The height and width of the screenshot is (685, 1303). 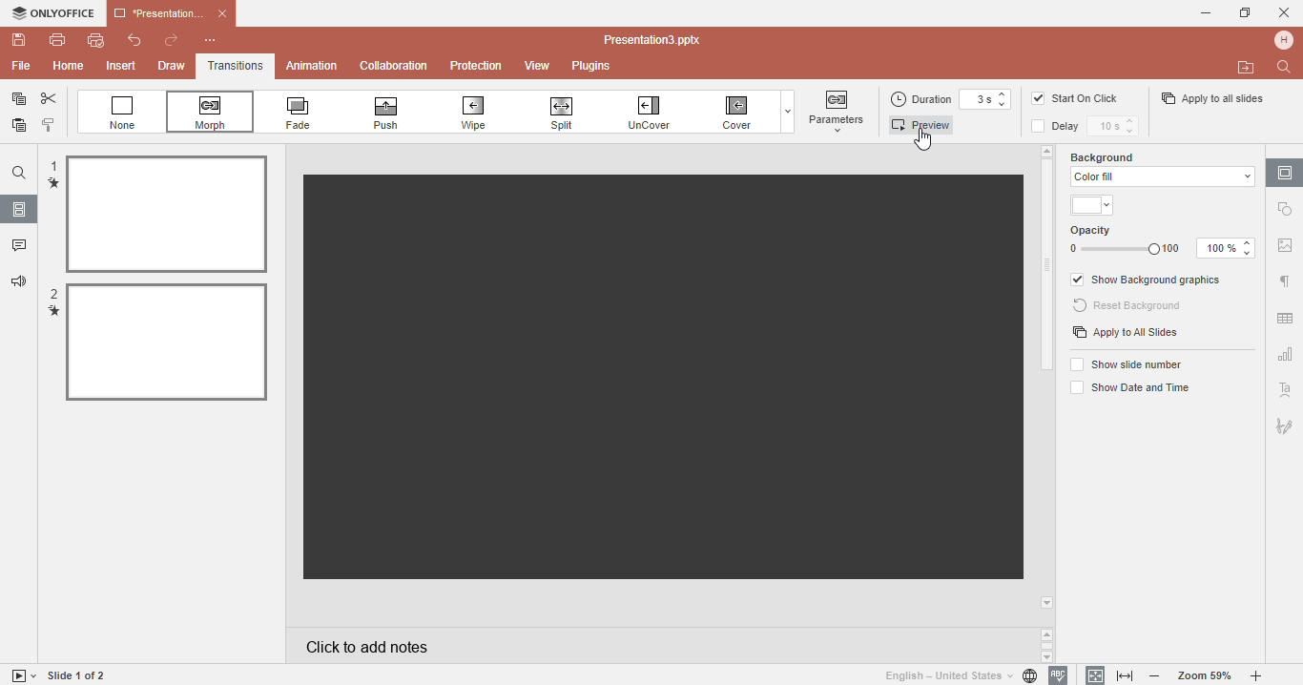 What do you see at coordinates (540, 67) in the screenshot?
I see `View` at bounding box center [540, 67].